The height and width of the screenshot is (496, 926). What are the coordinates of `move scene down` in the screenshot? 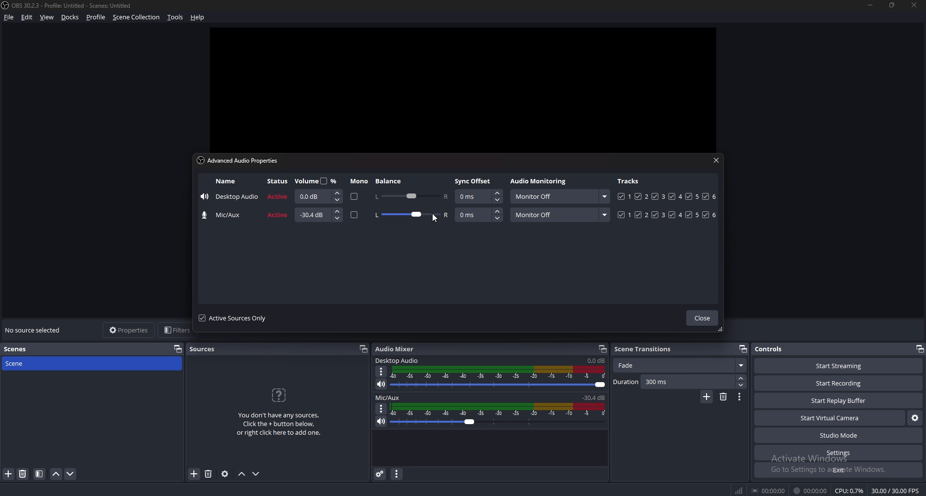 It's located at (71, 474).